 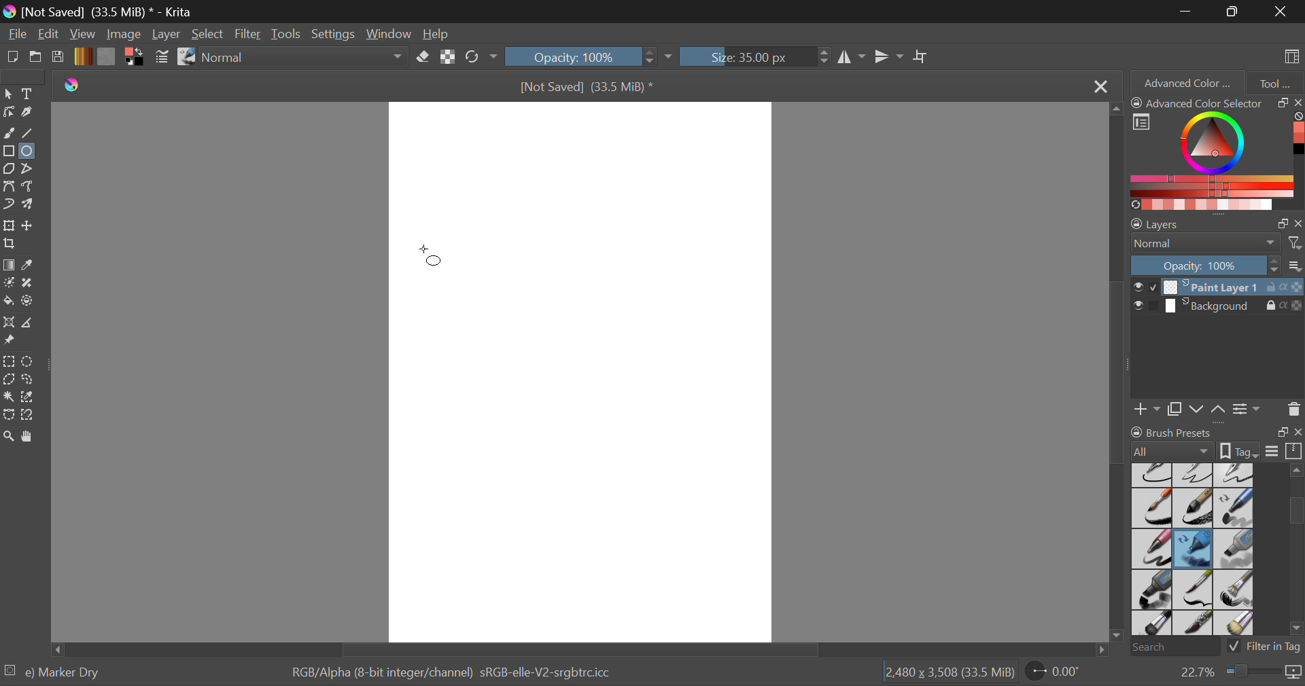 I want to click on Bristles-1 Details, so click(x=1194, y=589).